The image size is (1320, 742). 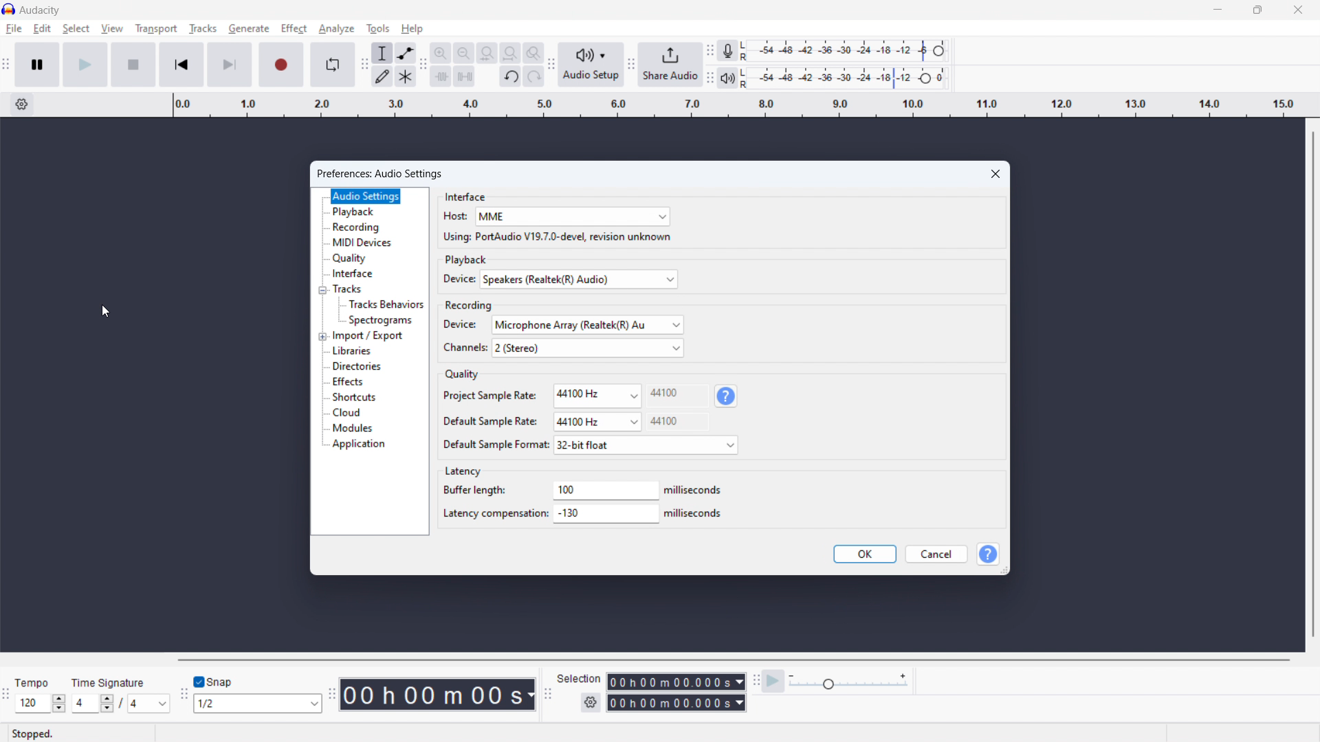 I want to click on timeline settings, so click(x=22, y=105).